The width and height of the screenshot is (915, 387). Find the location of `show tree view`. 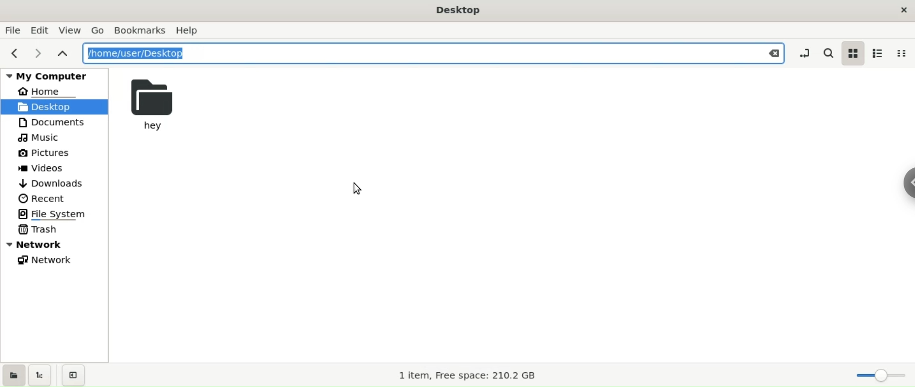

show tree view is located at coordinates (42, 376).